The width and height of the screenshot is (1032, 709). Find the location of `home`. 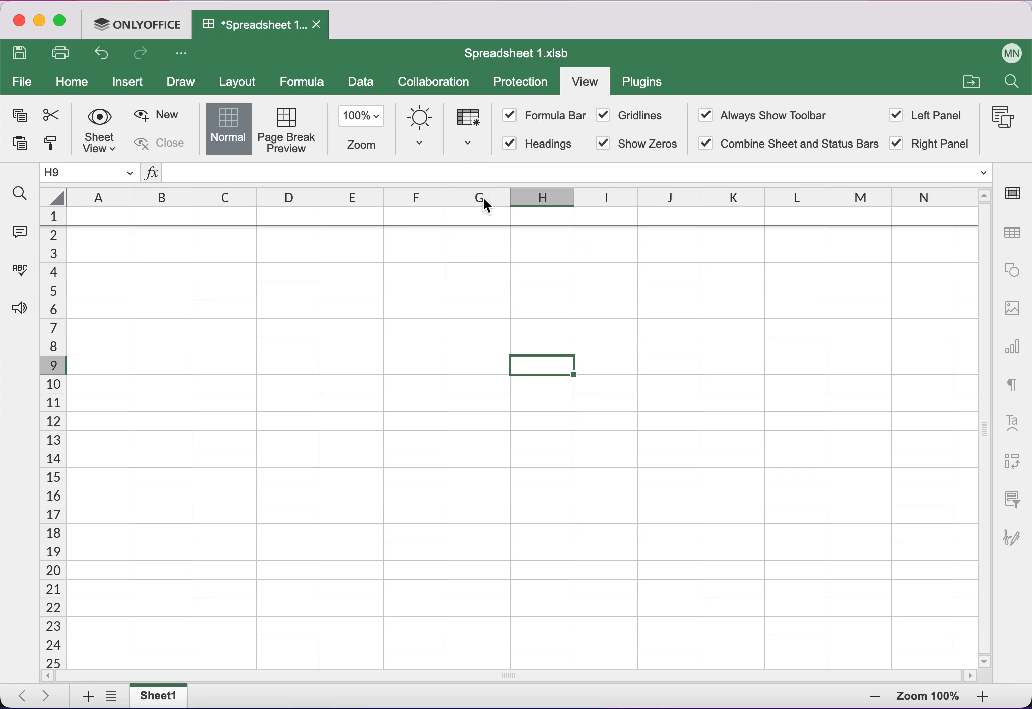

home is located at coordinates (72, 81).